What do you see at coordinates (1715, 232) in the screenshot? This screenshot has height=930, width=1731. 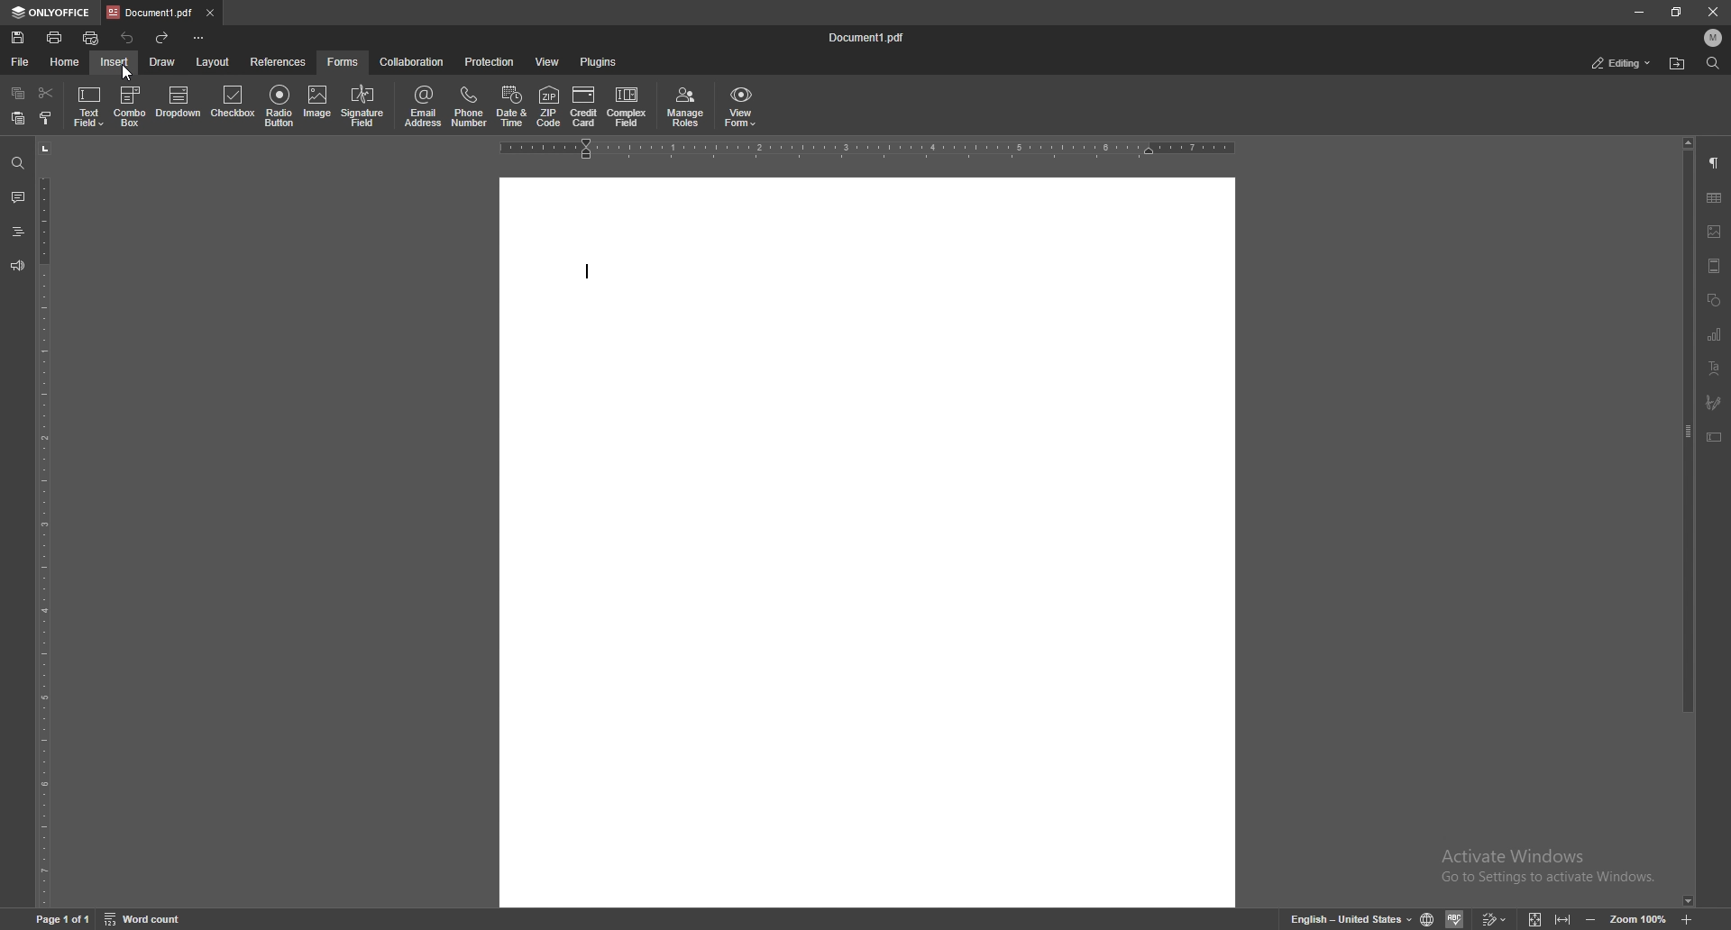 I see `image` at bounding box center [1715, 232].